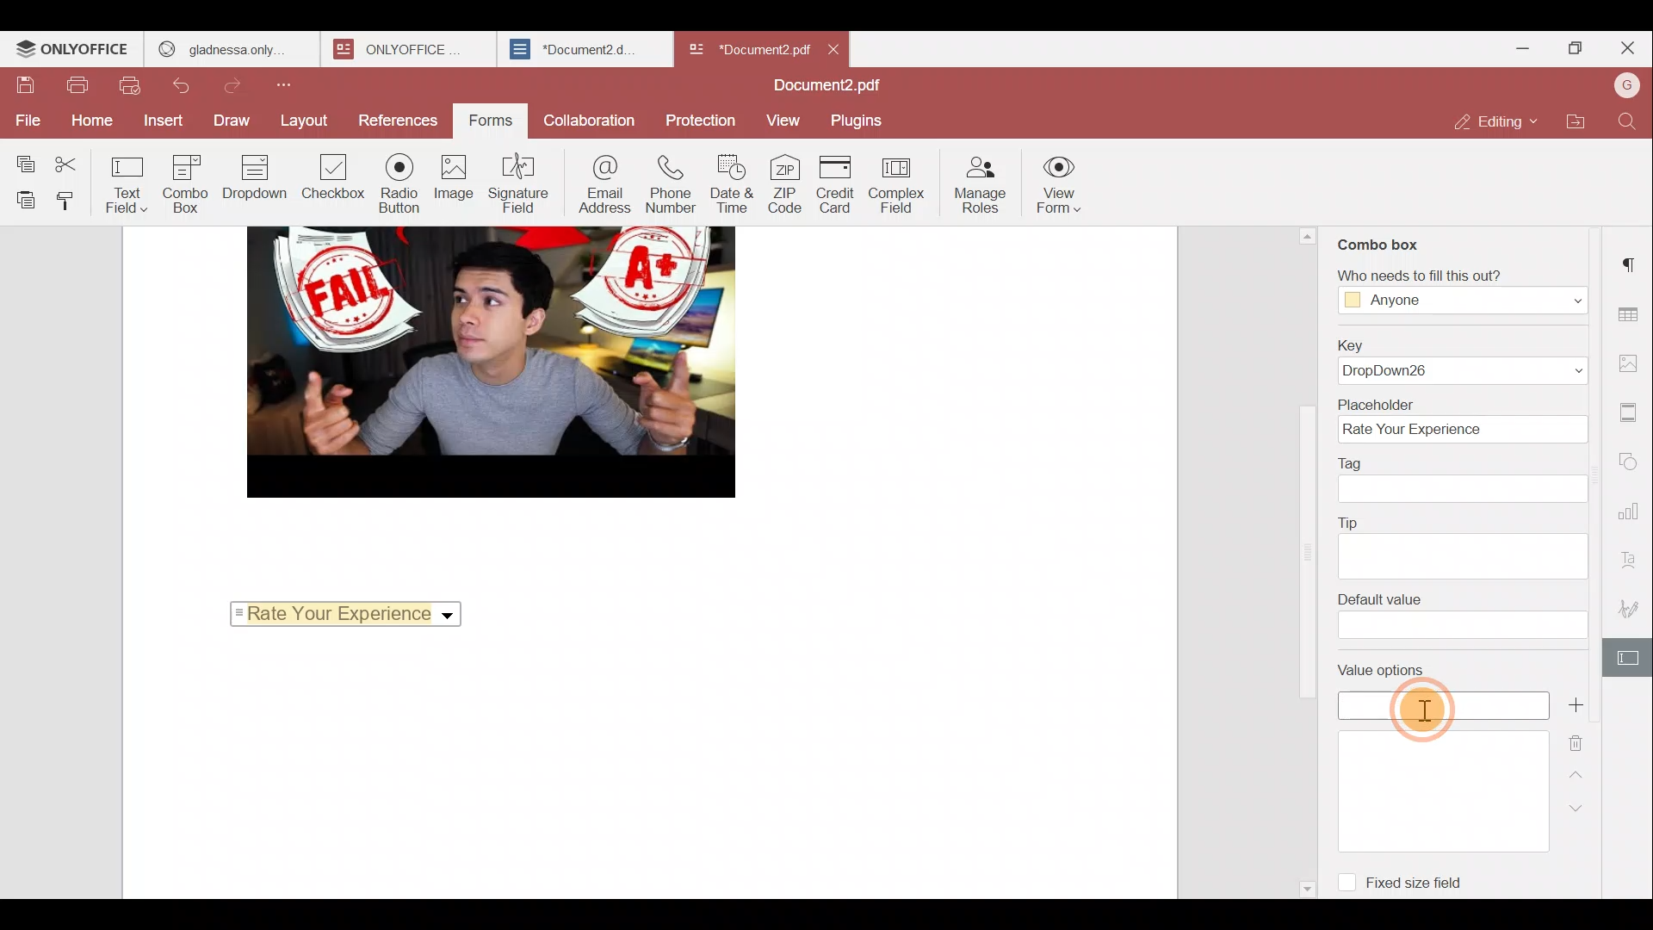  I want to click on Home, so click(87, 122).